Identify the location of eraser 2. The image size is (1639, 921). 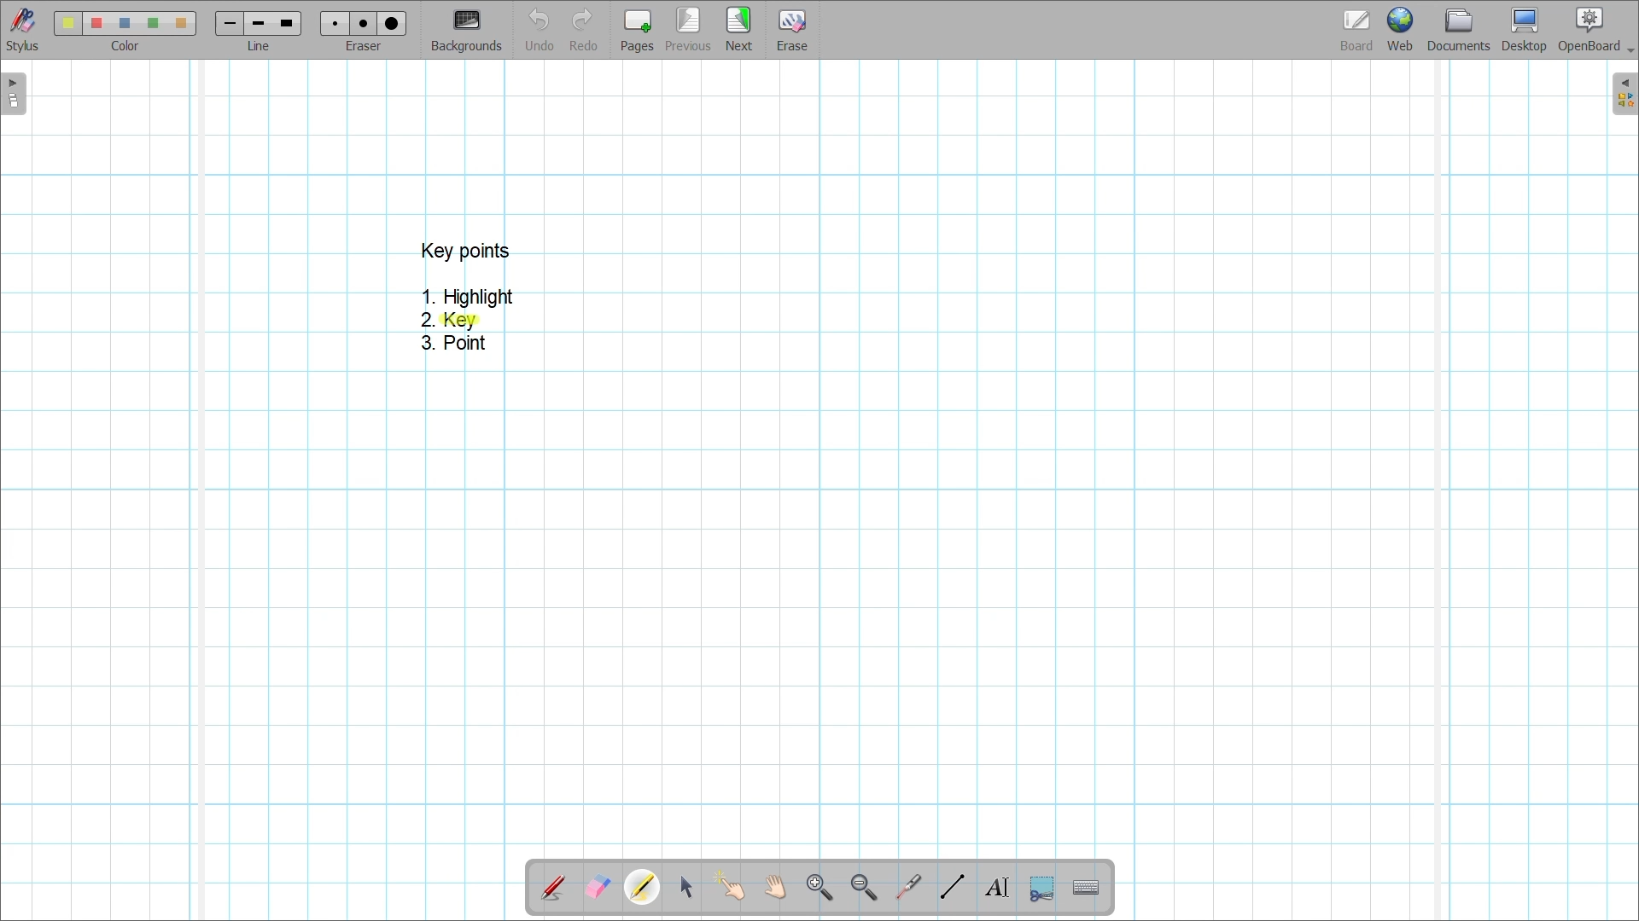
(363, 23).